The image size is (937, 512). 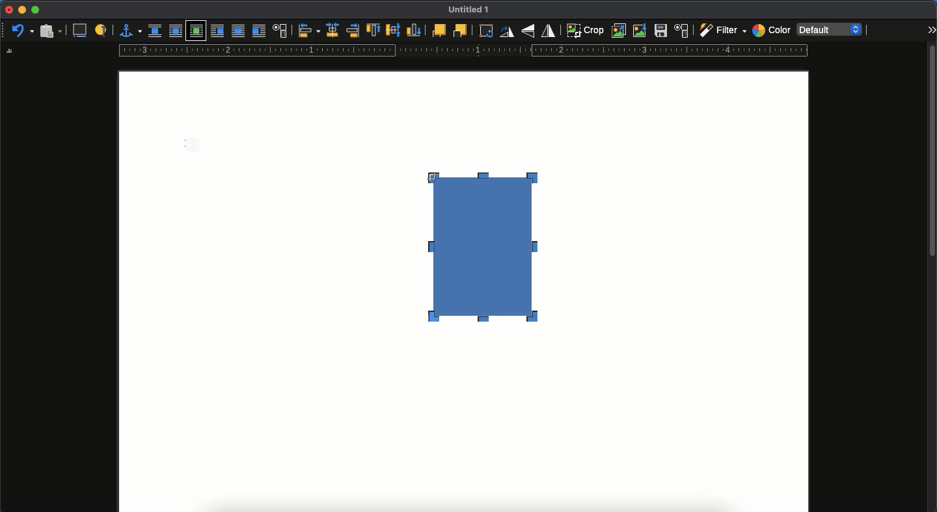 I want to click on minimize, so click(x=21, y=10).